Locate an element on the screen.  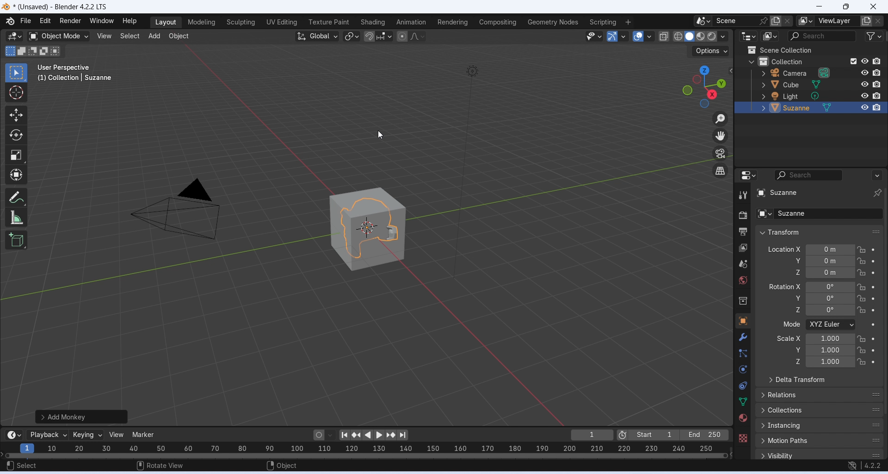
editor type is located at coordinates (14, 37).